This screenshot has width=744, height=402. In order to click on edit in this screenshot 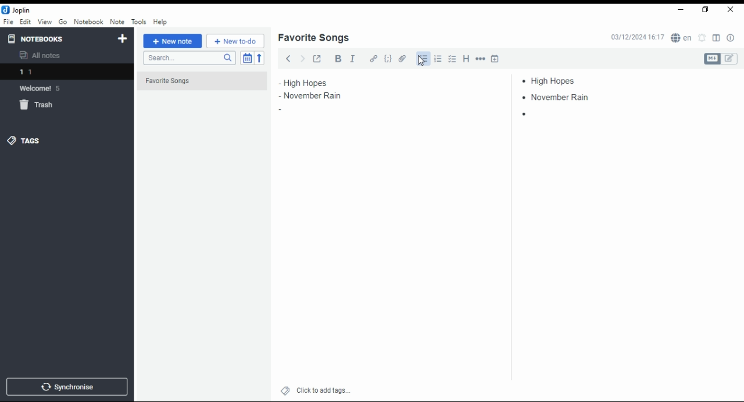, I will do `click(25, 21)`.